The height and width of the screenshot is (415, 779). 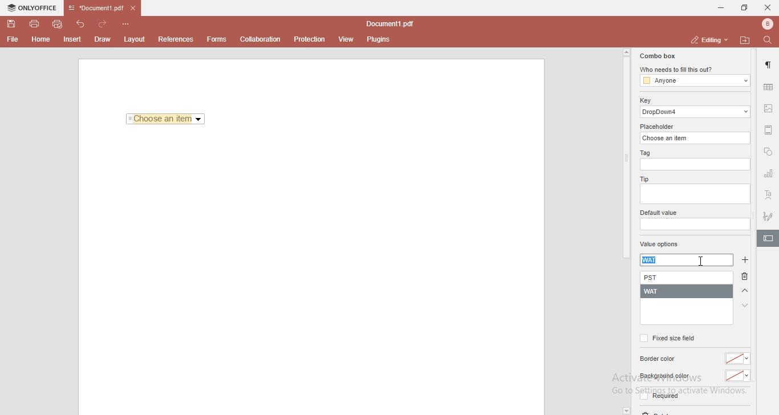 I want to click on collaboration, so click(x=263, y=38).